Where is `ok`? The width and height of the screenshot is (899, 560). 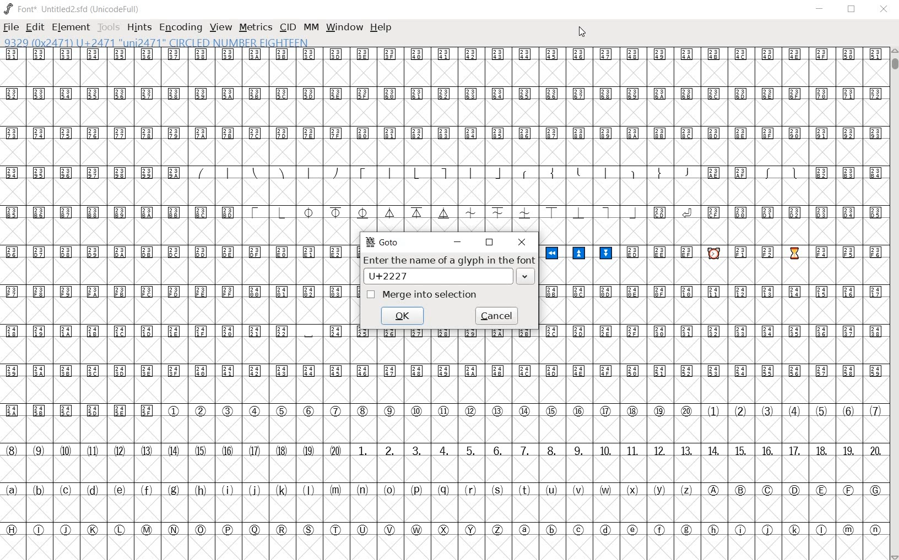
ok is located at coordinates (403, 315).